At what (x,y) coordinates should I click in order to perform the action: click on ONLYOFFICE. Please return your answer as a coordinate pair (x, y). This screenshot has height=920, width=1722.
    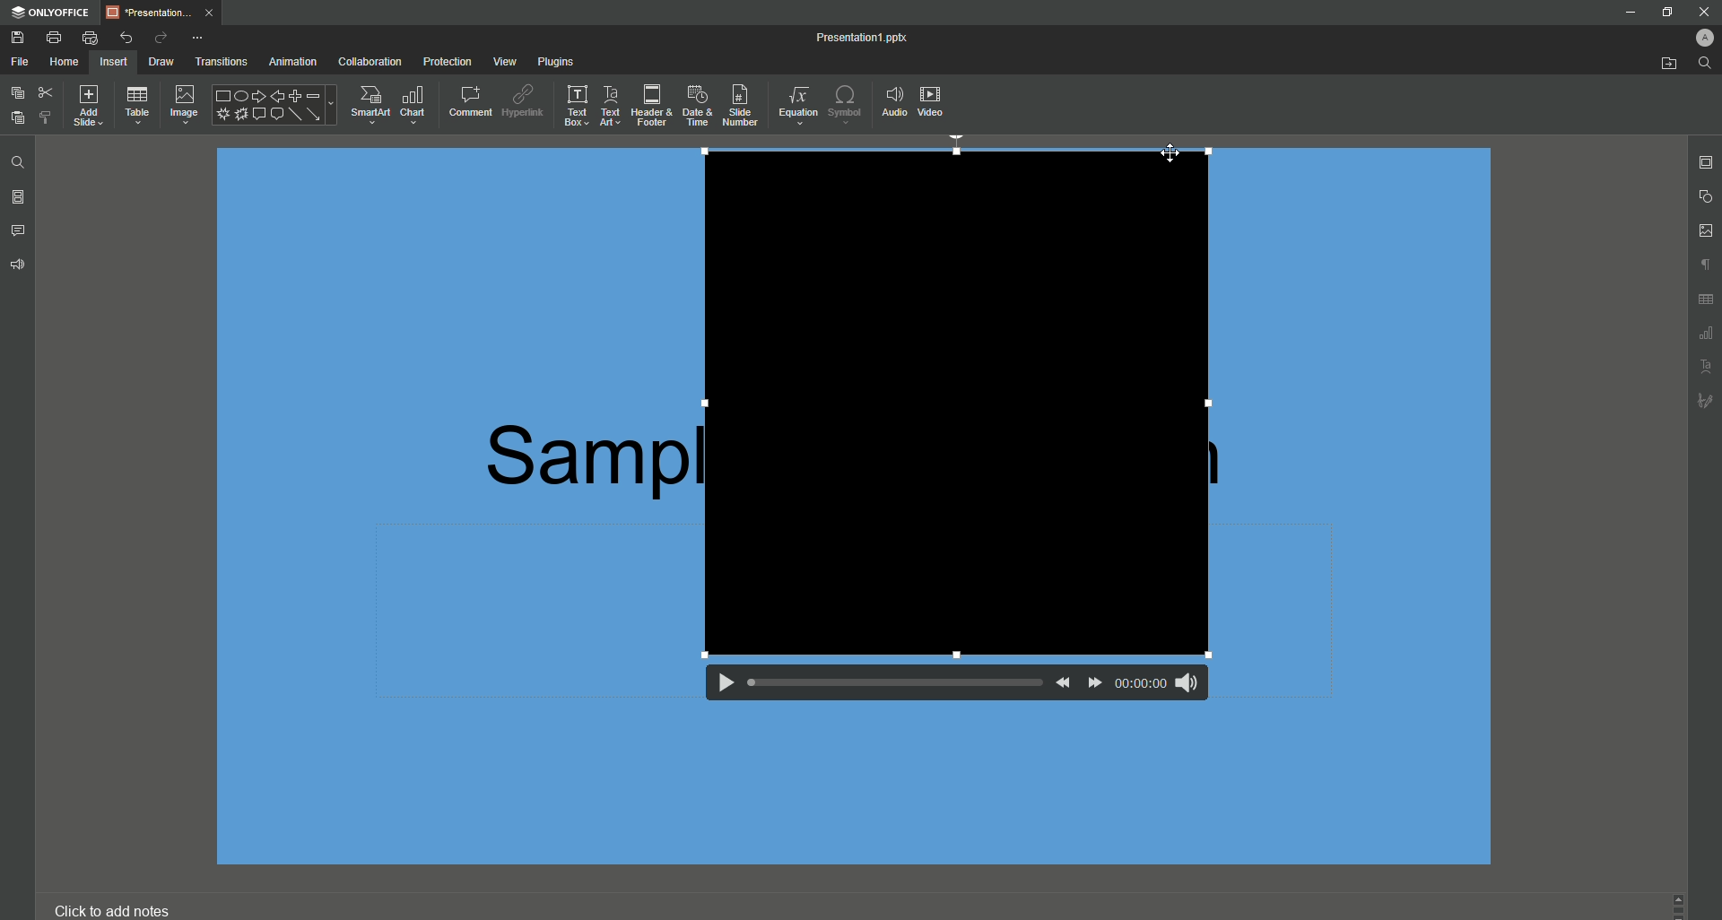
    Looking at the image, I should click on (52, 10).